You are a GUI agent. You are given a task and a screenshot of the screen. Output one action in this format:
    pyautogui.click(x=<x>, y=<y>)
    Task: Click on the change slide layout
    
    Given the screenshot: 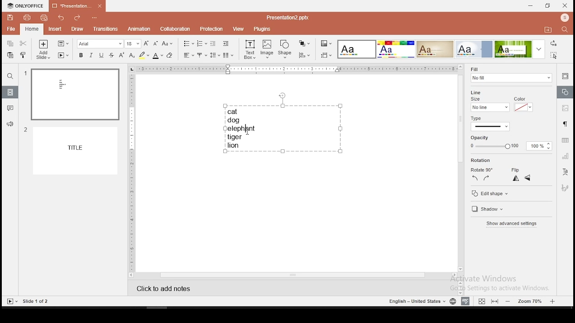 What is the action you would take?
    pyautogui.click(x=63, y=43)
    